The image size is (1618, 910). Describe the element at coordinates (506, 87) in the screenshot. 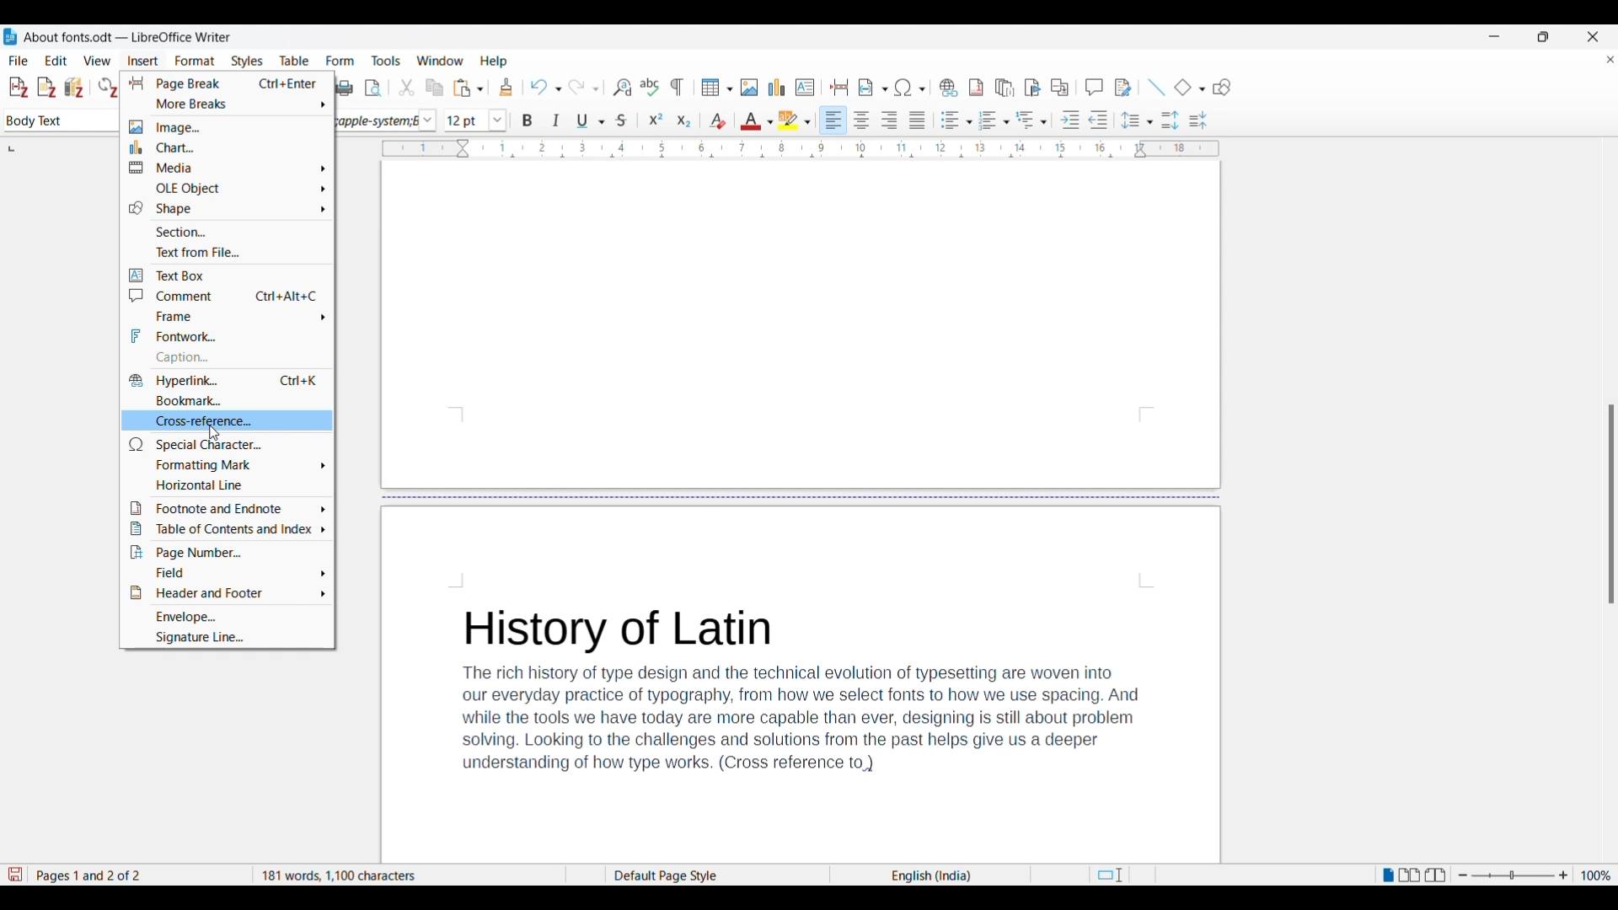

I see `Clone formatting` at that location.